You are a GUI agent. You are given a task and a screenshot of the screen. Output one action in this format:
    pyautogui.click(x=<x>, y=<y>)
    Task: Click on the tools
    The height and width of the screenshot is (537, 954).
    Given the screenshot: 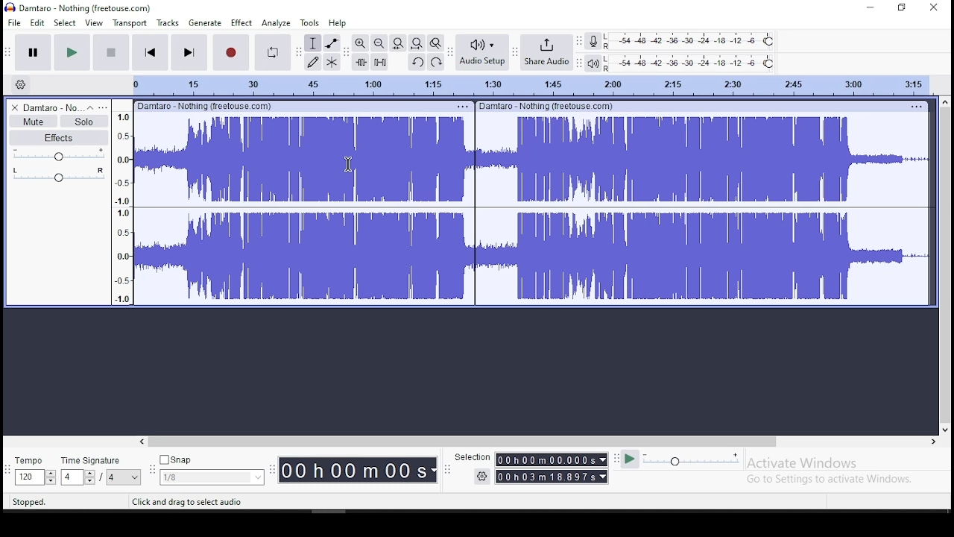 What is the action you would take?
    pyautogui.click(x=308, y=22)
    